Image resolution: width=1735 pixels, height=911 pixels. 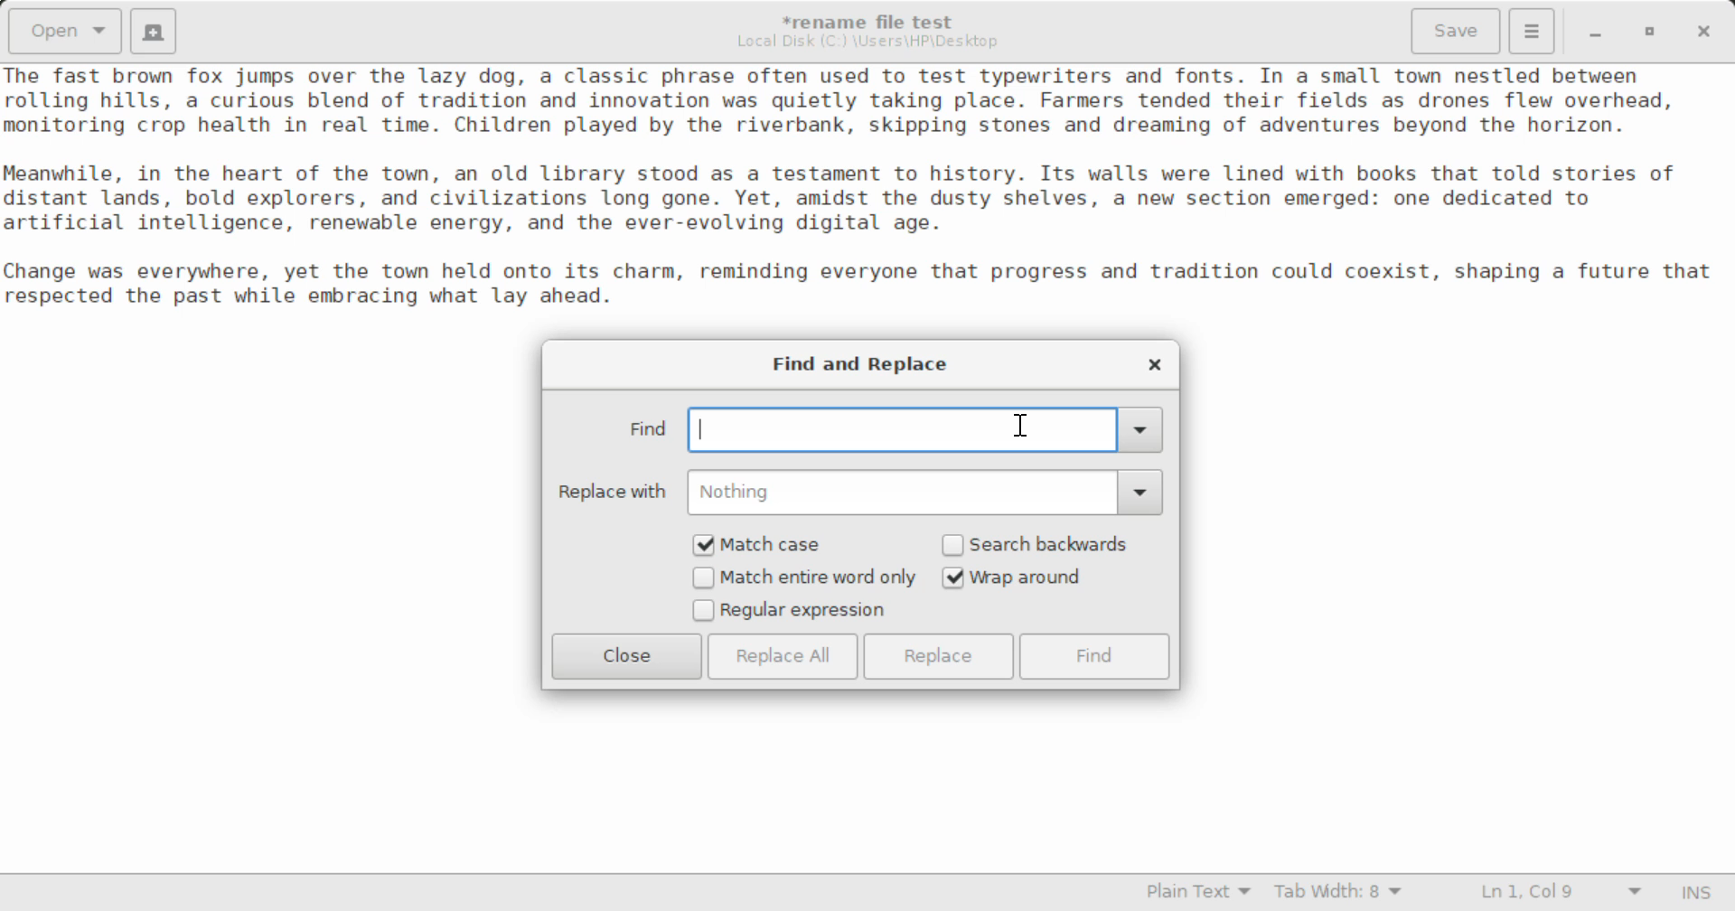 I want to click on *rename file test, so click(x=879, y=22).